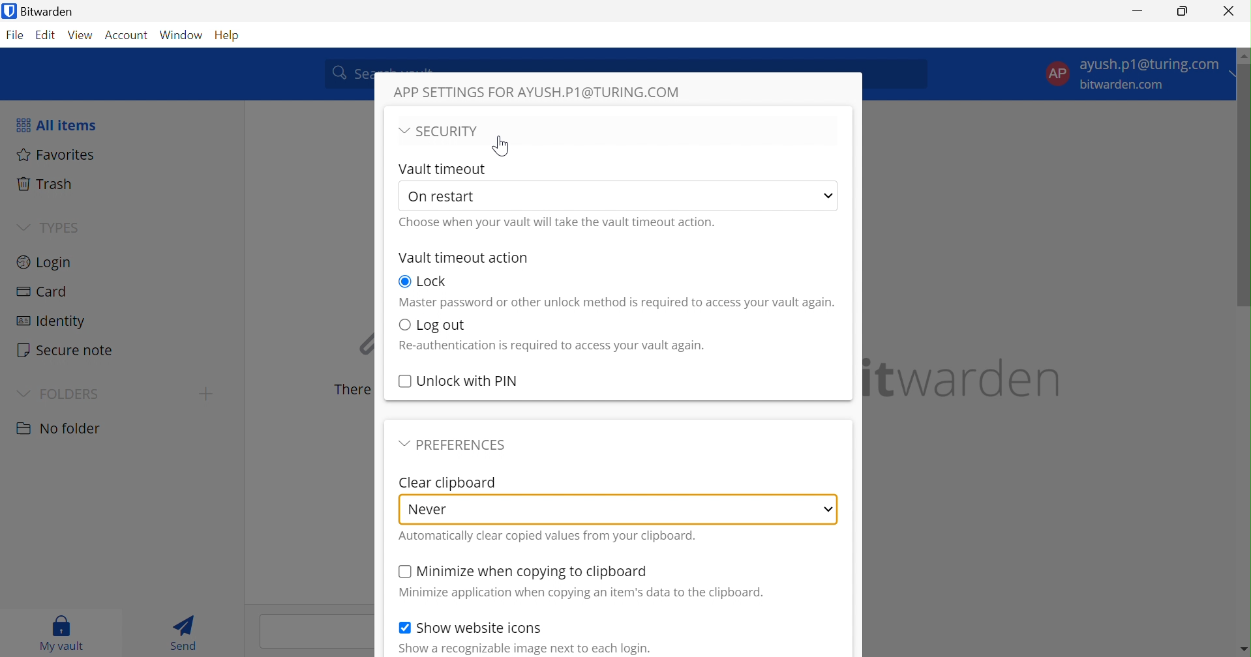 This screenshot has width=1251, height=657. What do you see at coordinates (403, 443) in the screenshot?
I see `Drop Down` at bounding box center [403, 443].